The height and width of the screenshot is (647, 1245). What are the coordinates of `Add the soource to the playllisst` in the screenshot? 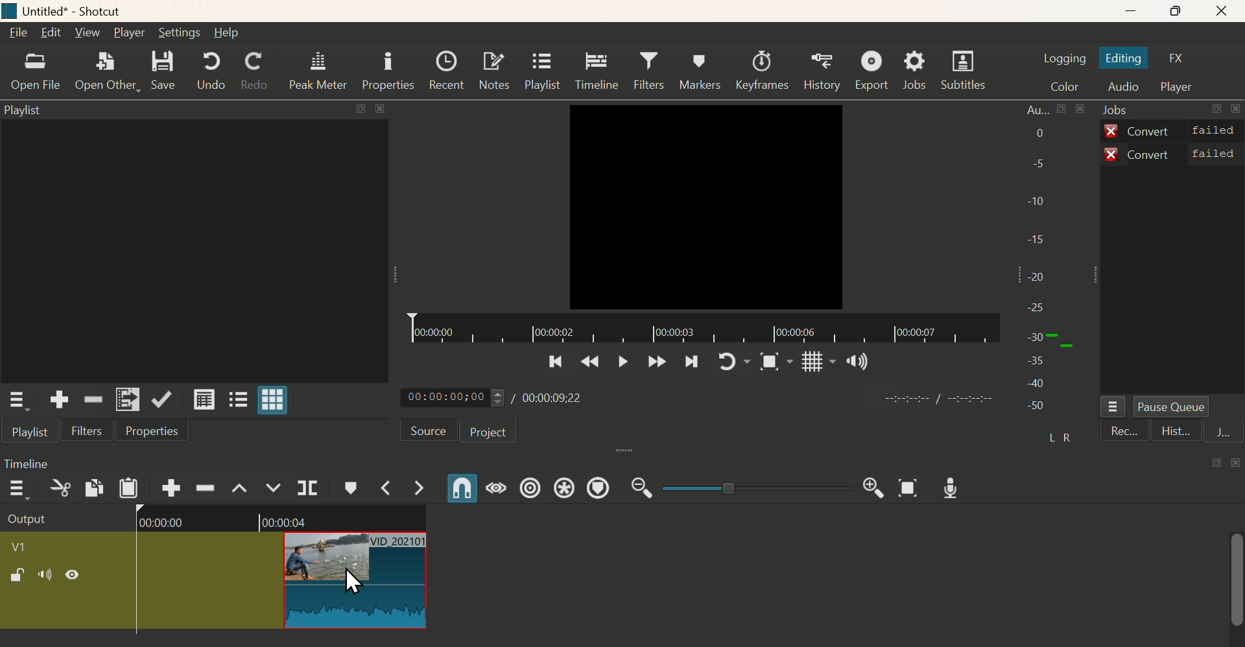 It's located at (62, 399).